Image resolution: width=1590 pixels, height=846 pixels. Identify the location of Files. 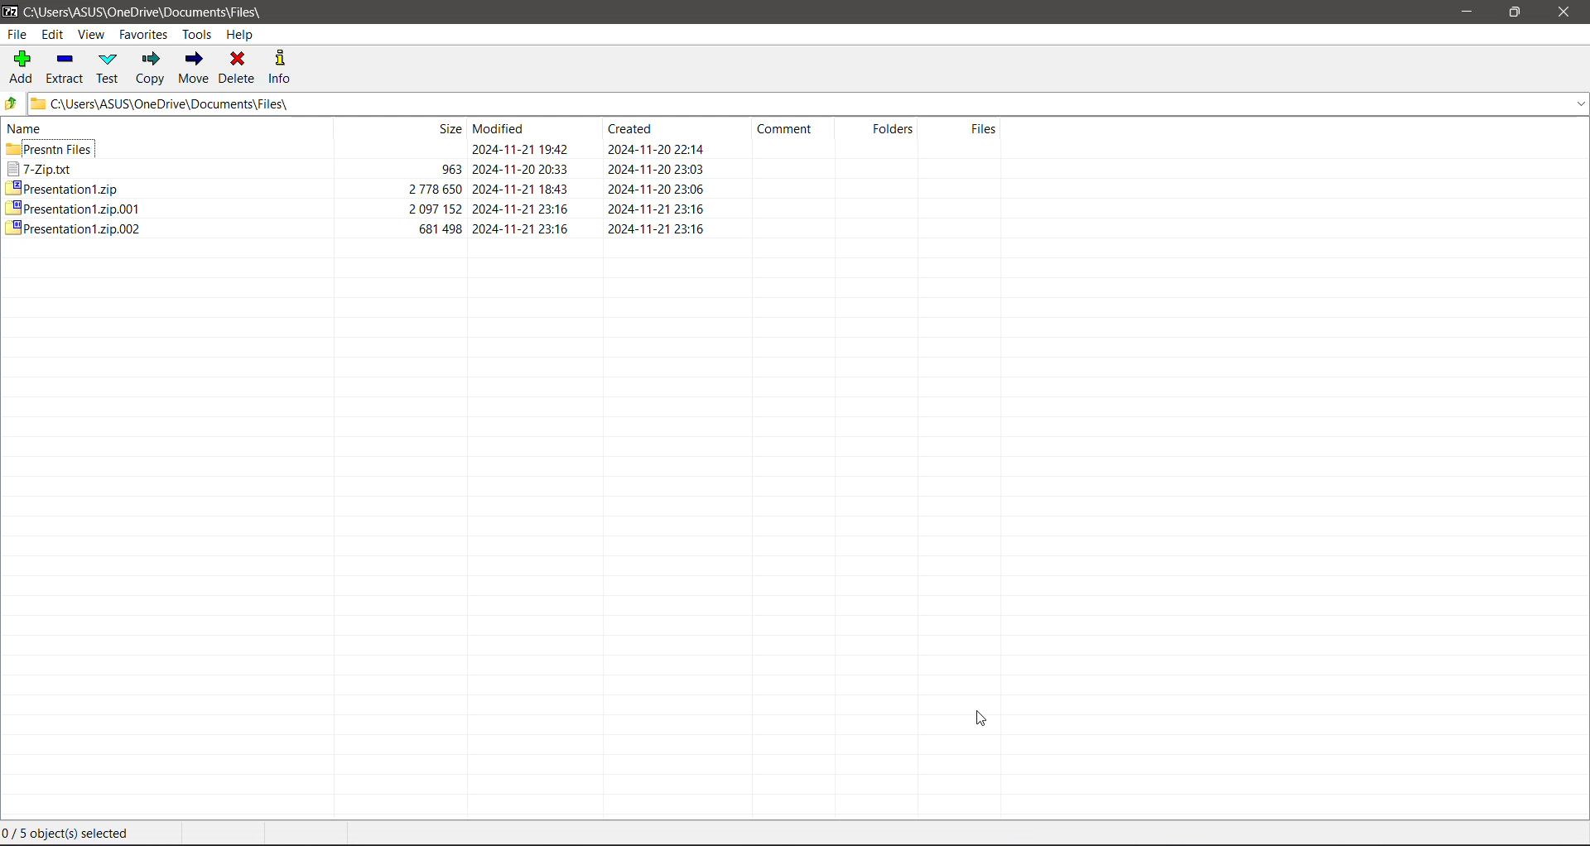
(991, 128).